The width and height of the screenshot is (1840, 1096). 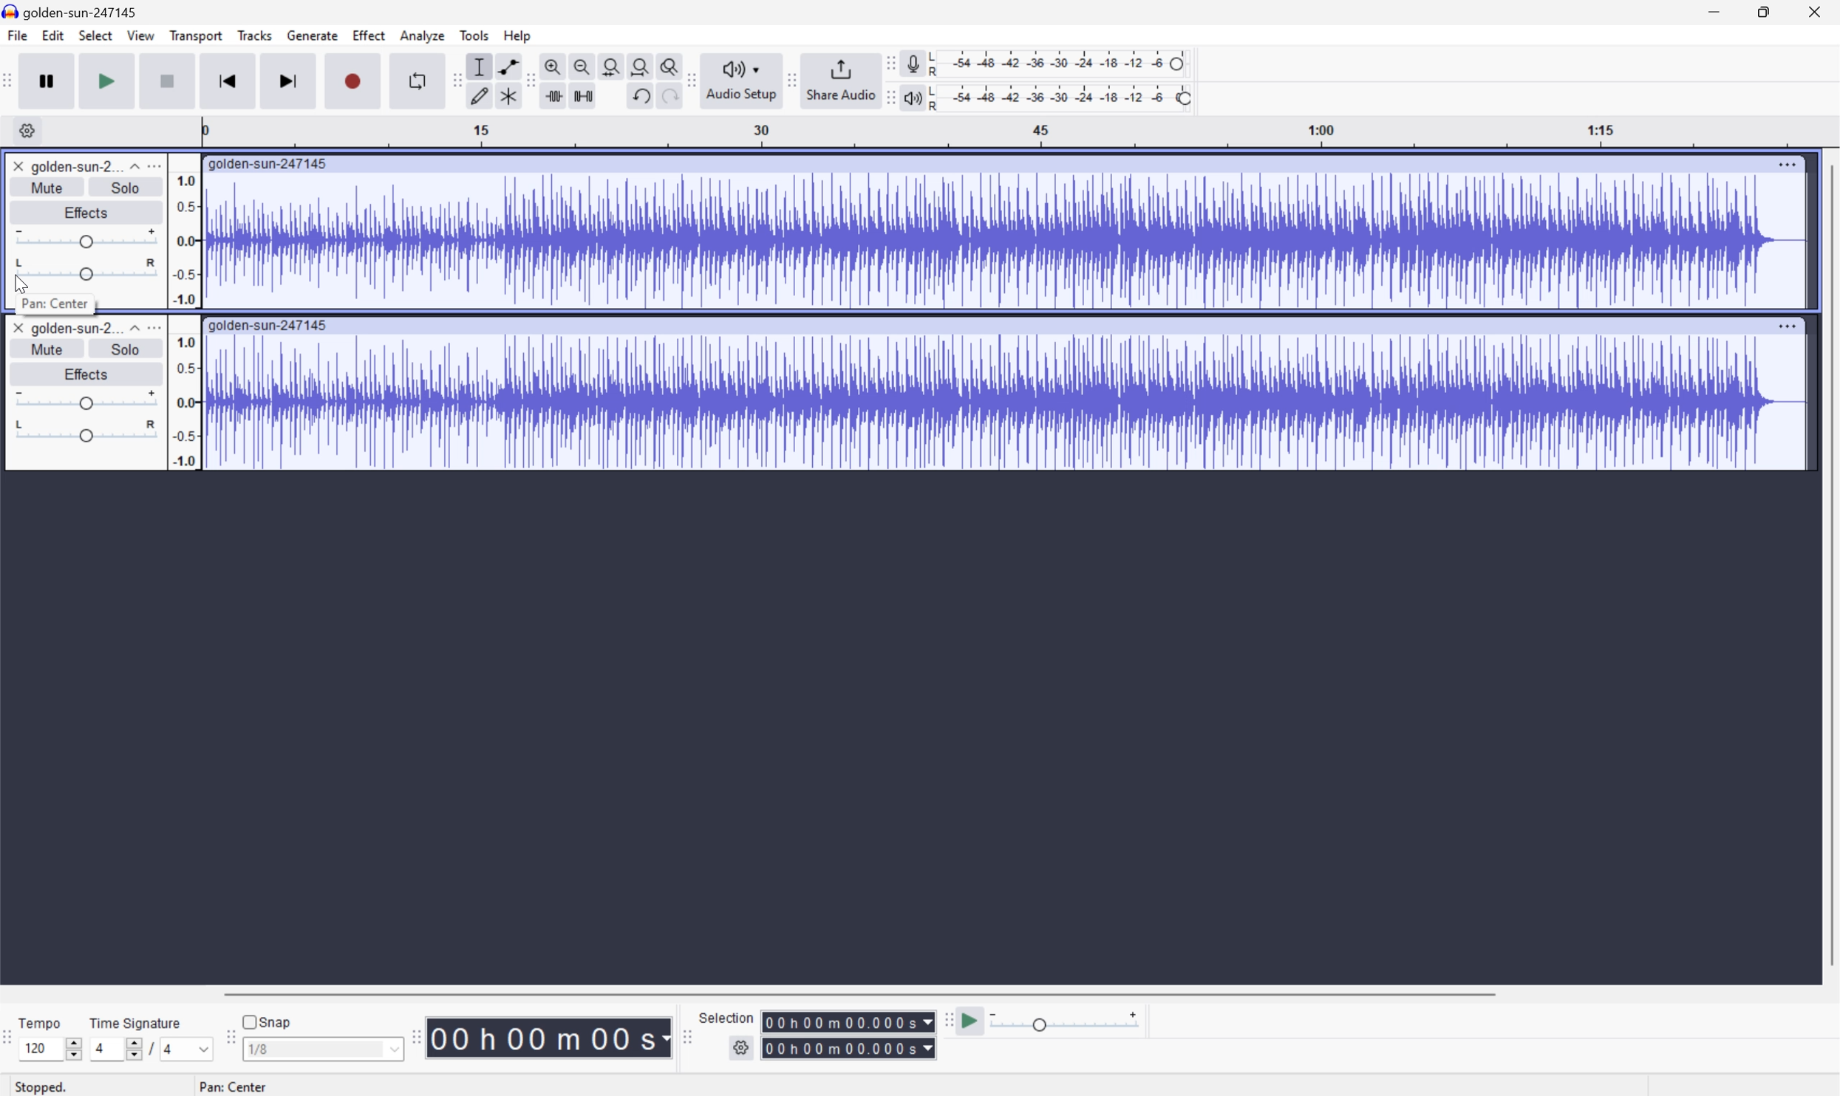 I want to click on Generate, so click(x=314, y=36).